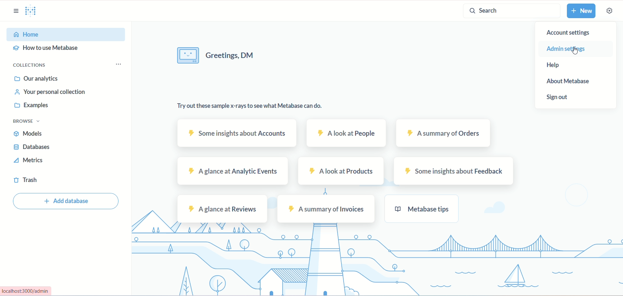 This screenshot has height=296, width=623. Describe the element at coordinates (232, 172) in the screenshot. I see `analytic events` at that location.